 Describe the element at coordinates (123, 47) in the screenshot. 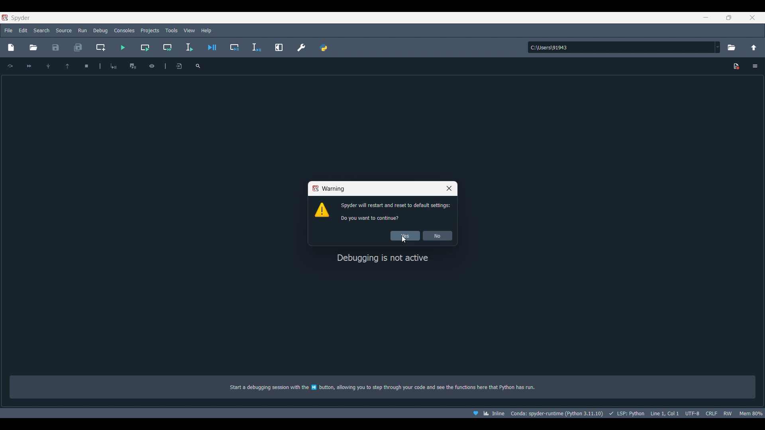

I see `Run file` at that location.